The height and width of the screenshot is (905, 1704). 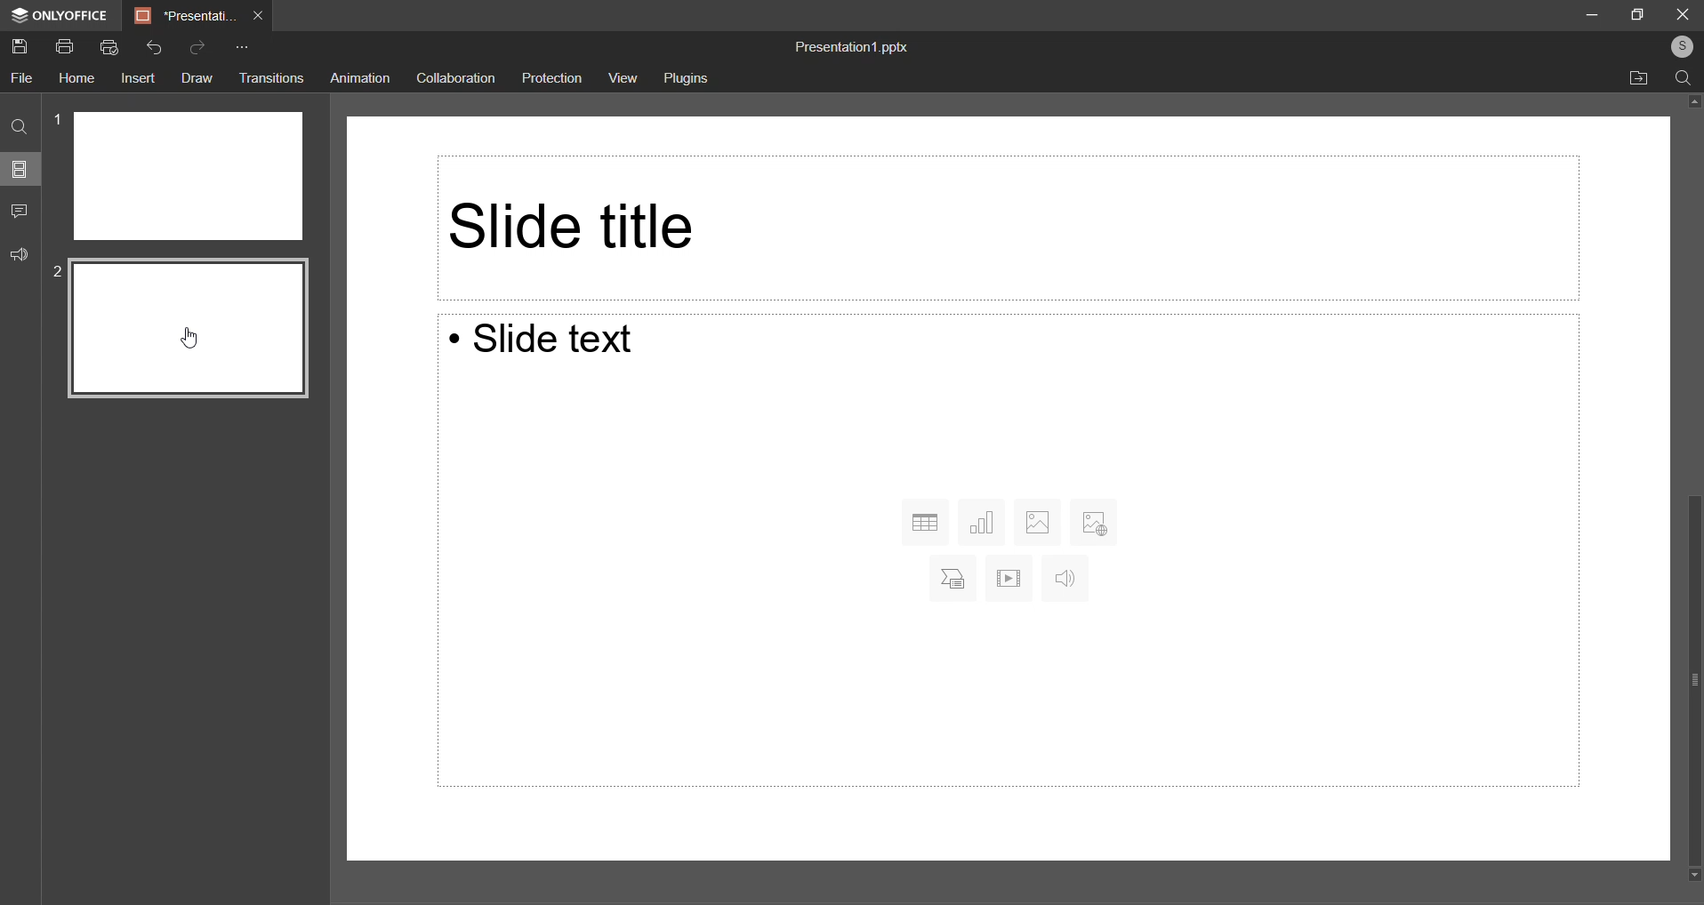 What do you see at coordinates (59, 273) in the screenshot?
I see `2` at bounding box center [59, 273].